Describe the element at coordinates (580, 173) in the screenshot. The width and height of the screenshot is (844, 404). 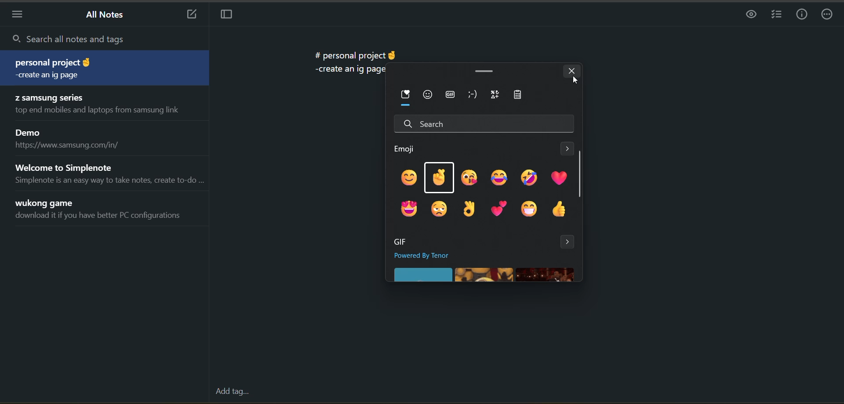
I see `vertical scroll bar` at that location.